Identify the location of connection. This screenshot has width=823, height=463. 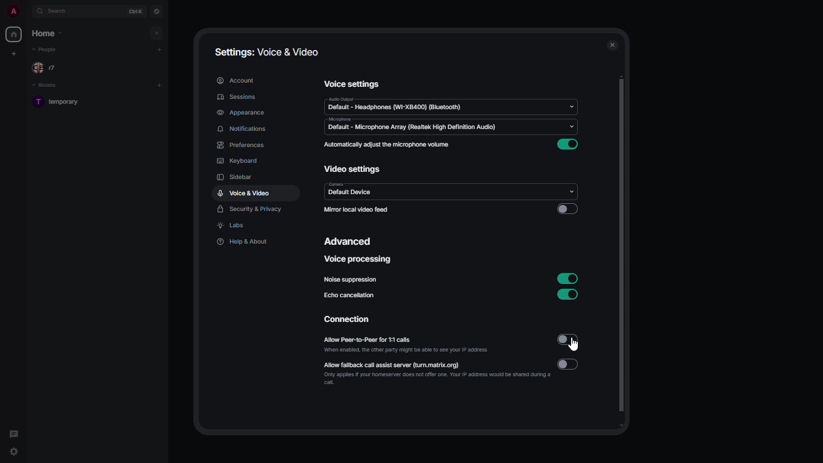
(349, 321).